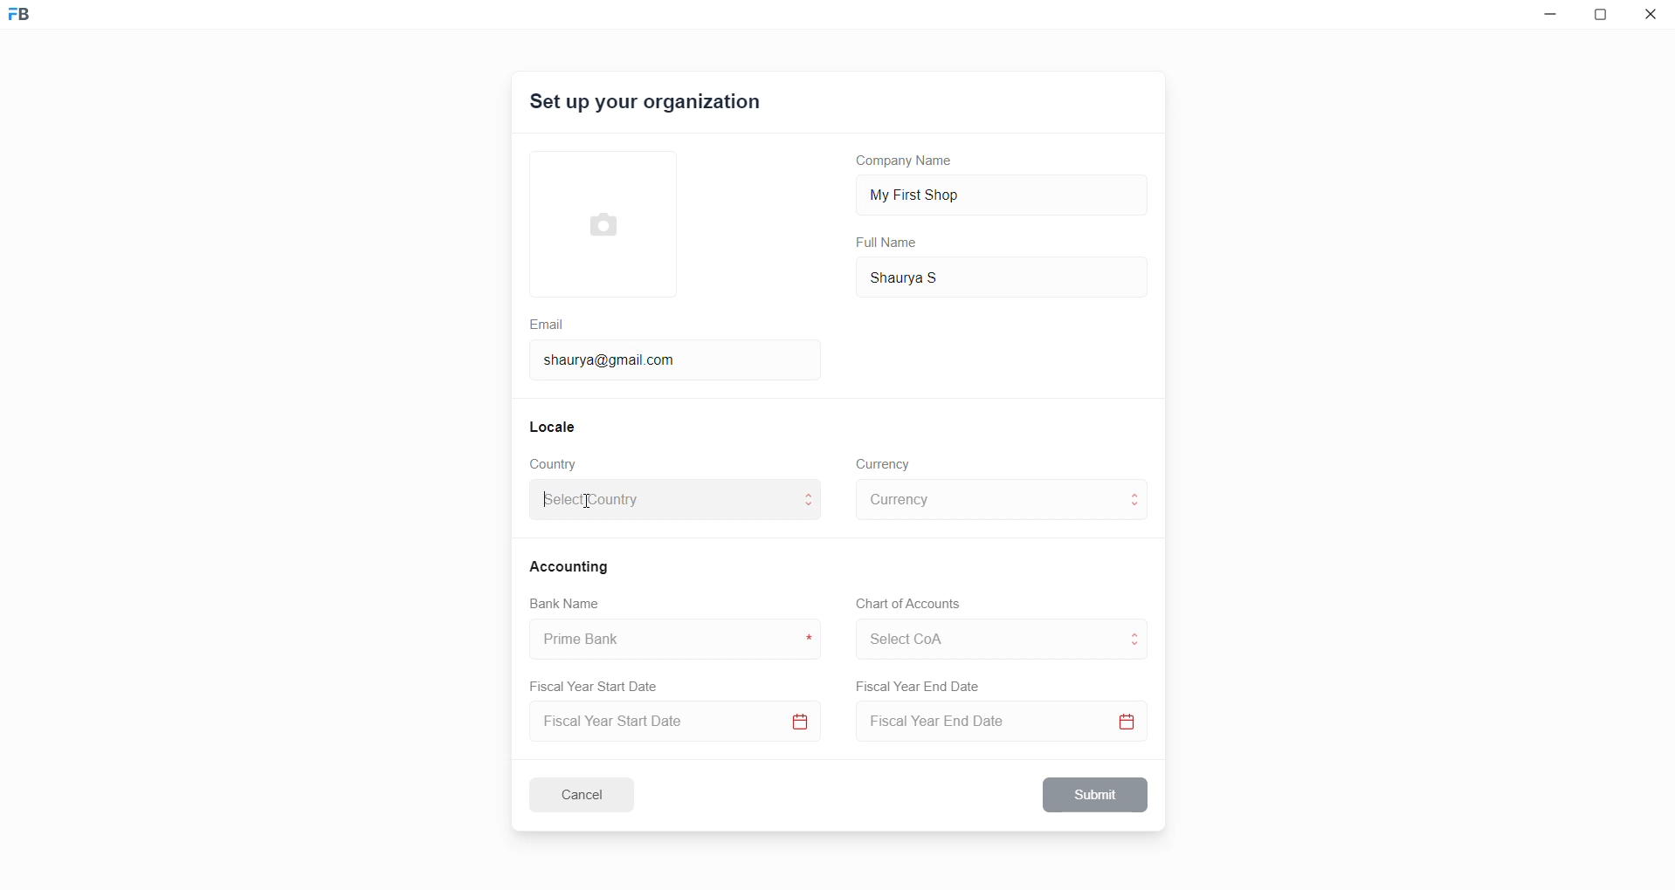 The width and height of the screenshot is (1675, 890). What do you see at coordinates (616, 358) in the screenshot?
I see `shaurya@gmail.com` at bounding box center [616, 358].